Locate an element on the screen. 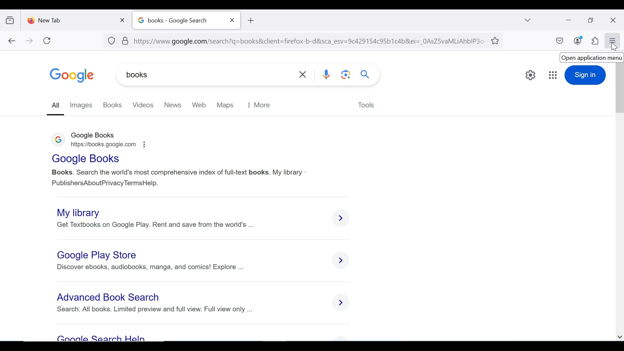 Image resolution: width=624 pixels, height=351 pixels. url is located at coordinates (297, 40).